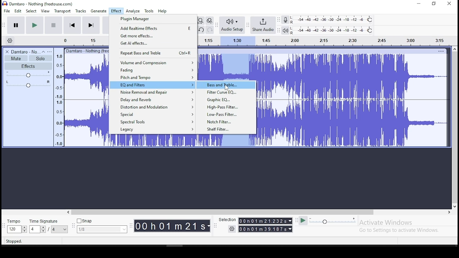 Image resolution: width=459 pixels, height=258 pixels. What do you see at coordinates (65, 229) in the screenshot?
I see `drop down` at bounding box center [65, 229].